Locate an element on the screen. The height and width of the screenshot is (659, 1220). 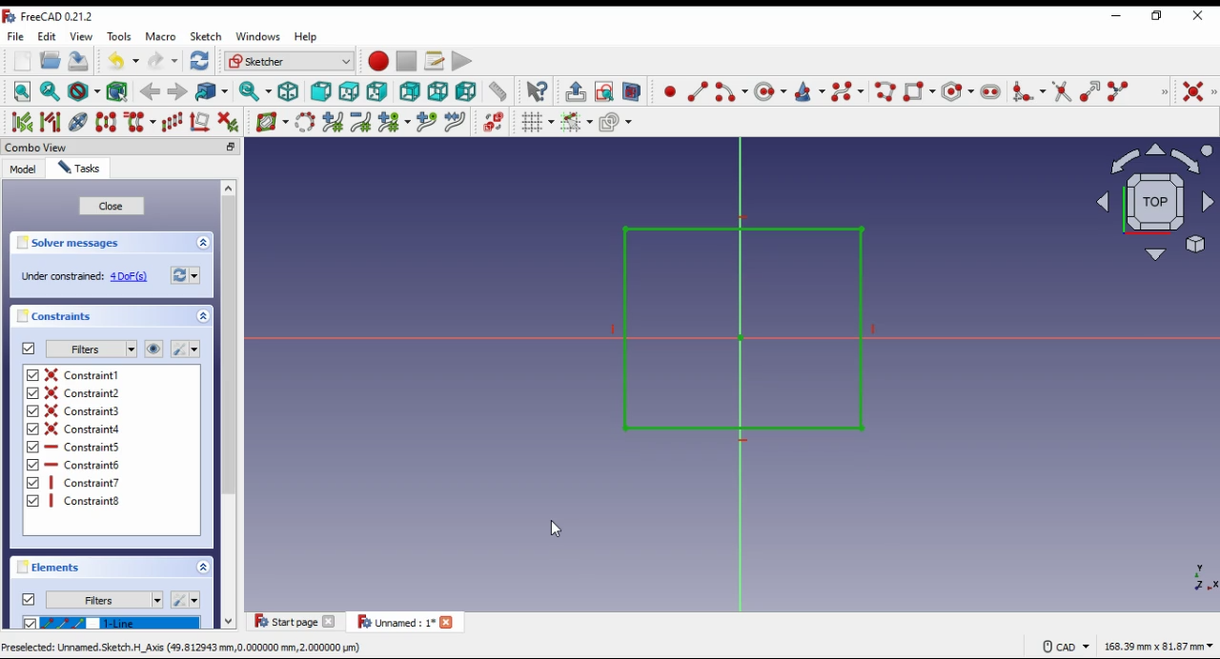
settings is located at coordinates (185, 349).